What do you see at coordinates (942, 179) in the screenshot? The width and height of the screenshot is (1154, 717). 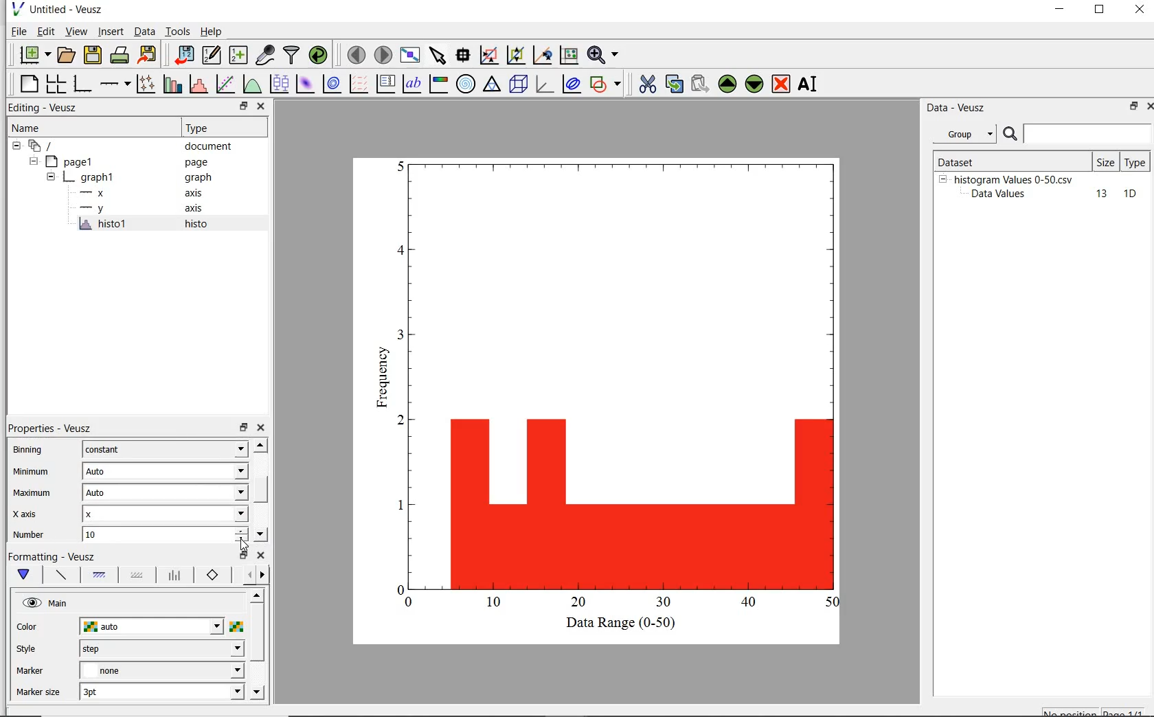 I see `hide` at bounding box center [942, 179].